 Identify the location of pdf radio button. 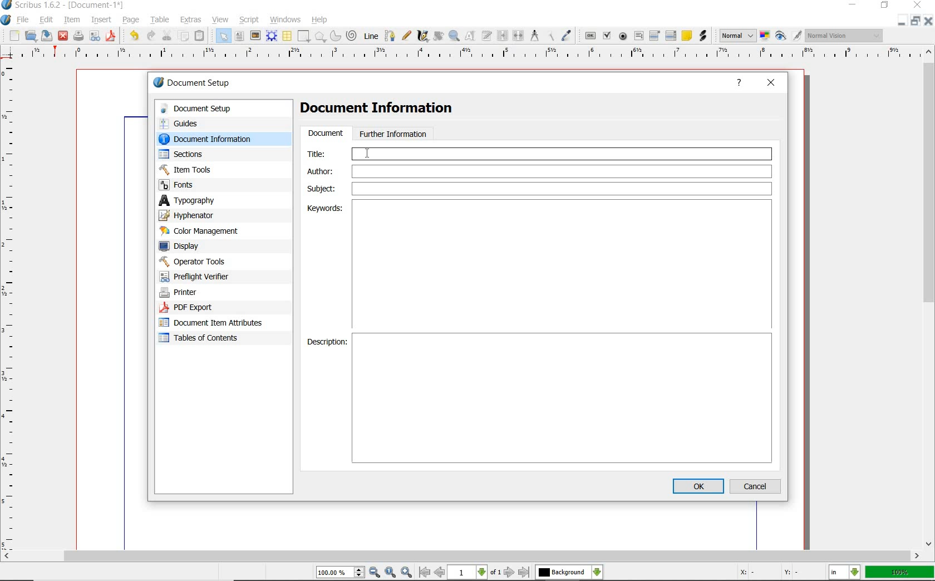
(623, 36).